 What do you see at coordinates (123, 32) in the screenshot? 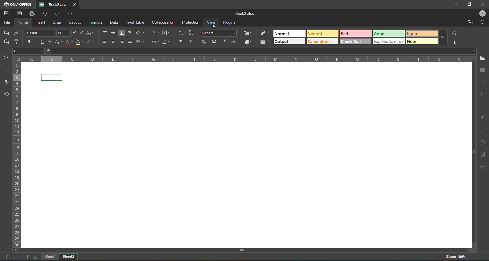
I see `align bottom` at bounding box center [123, 32].